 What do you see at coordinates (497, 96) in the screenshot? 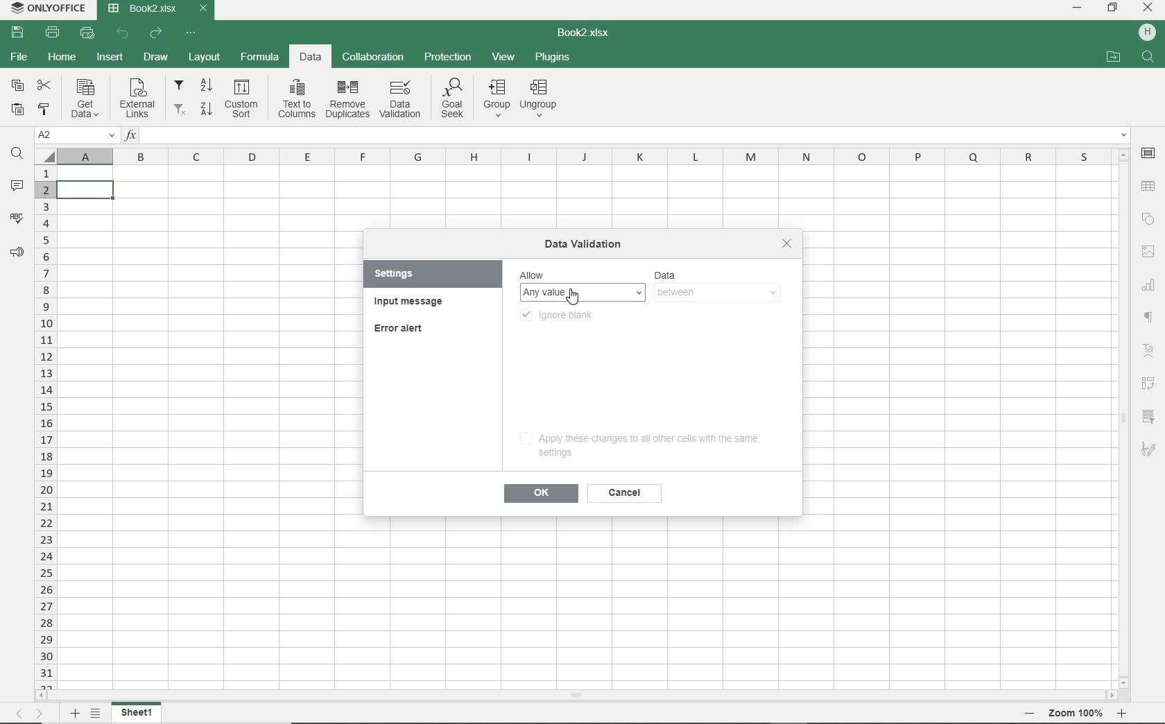
I see `group` at bounding box center [497, 96].